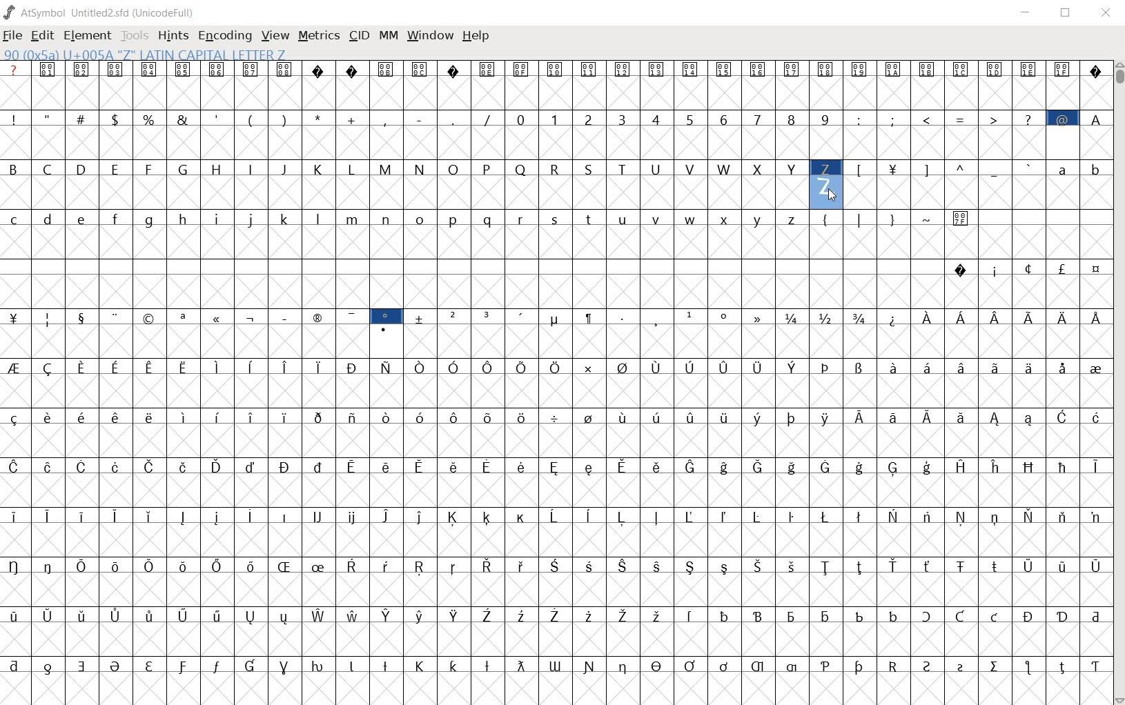 The image size is (1125, 705). Describe the element at coordinates (552, 375) in the screenshot. I see `glyph characters` at that location.